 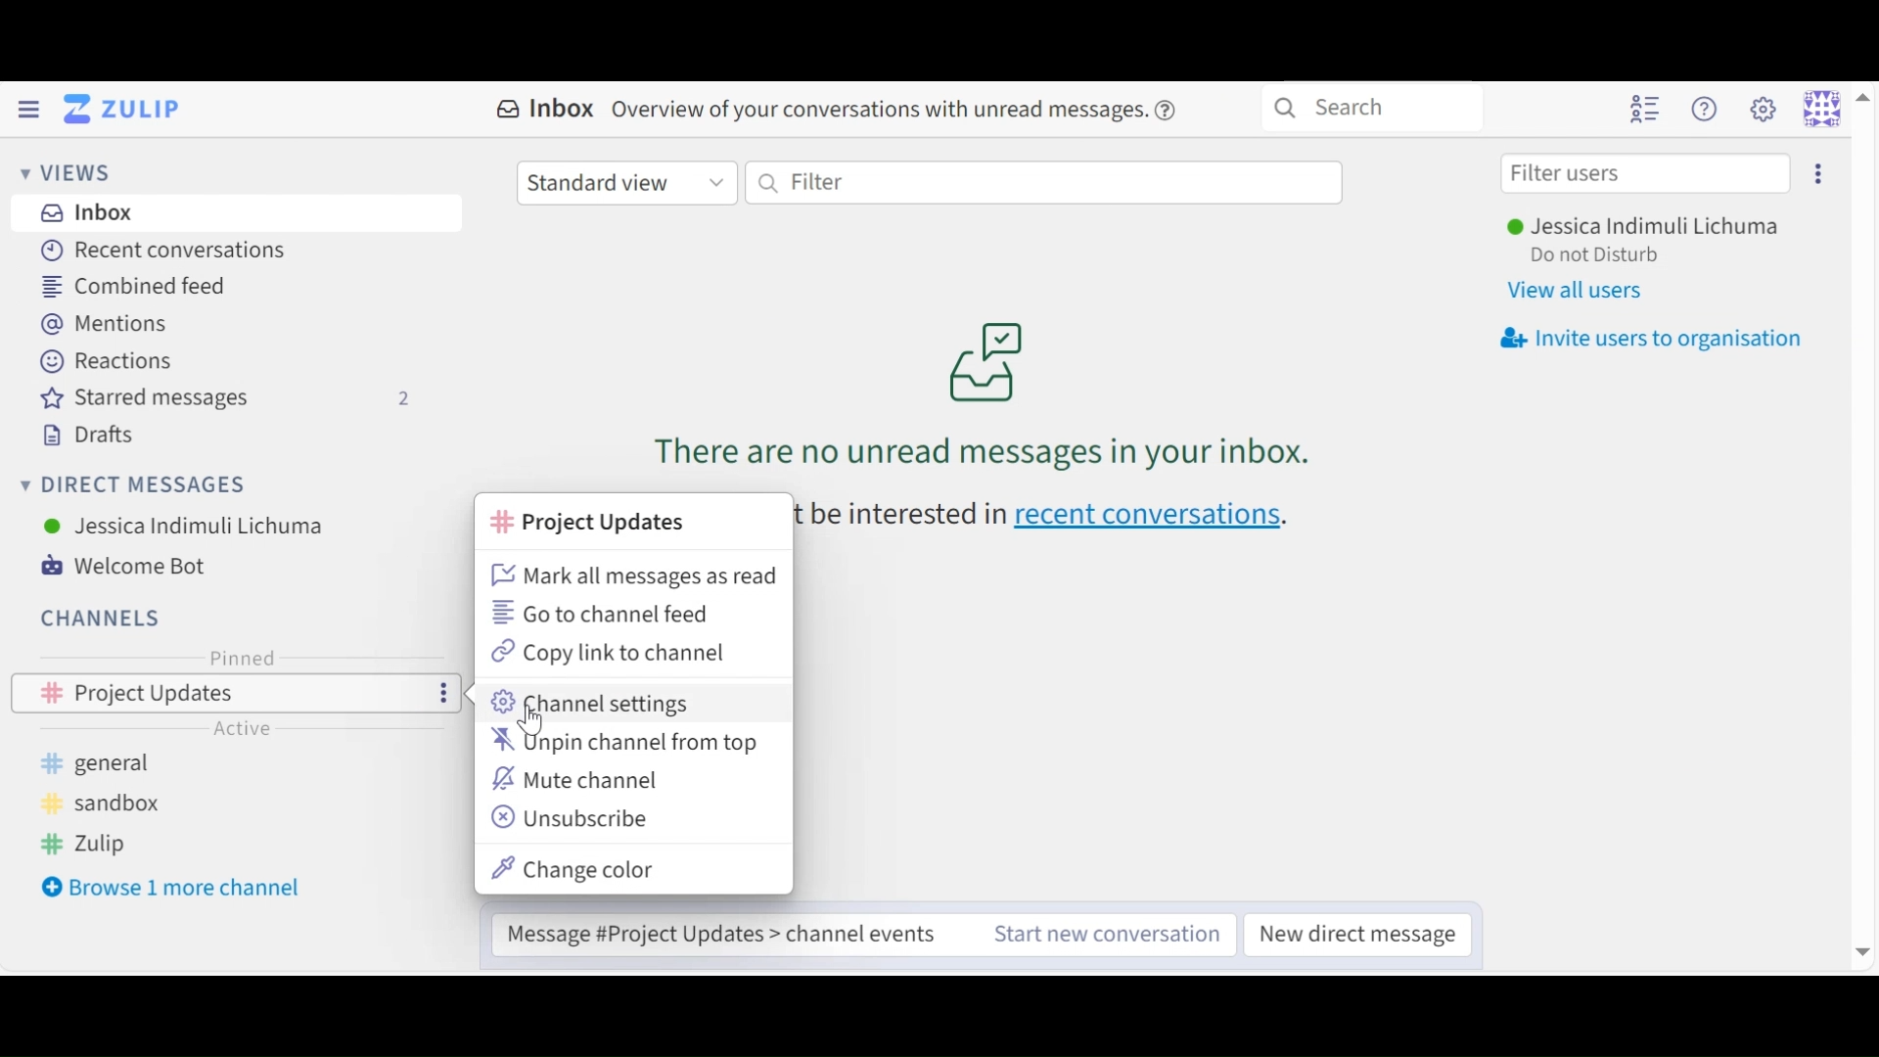 What do you see at coordinates (1859, 101) in the screenshot?
I see `Up` at bounding box center [1859, 101].